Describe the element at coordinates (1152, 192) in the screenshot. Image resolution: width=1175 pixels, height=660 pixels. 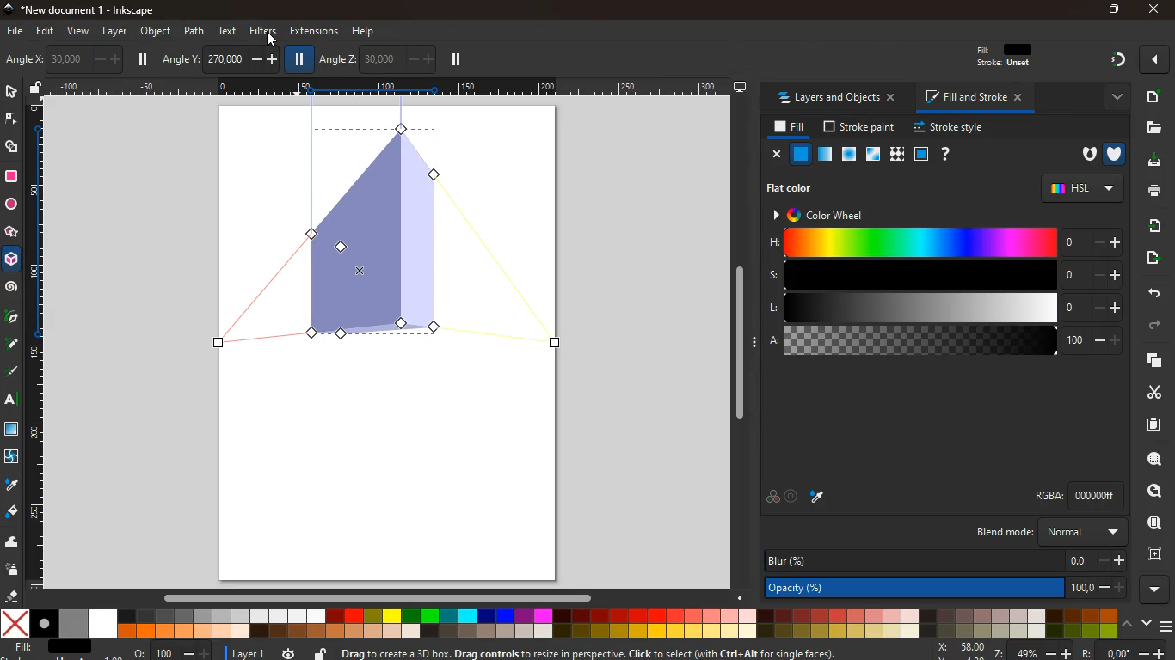
I see `print` at that location.